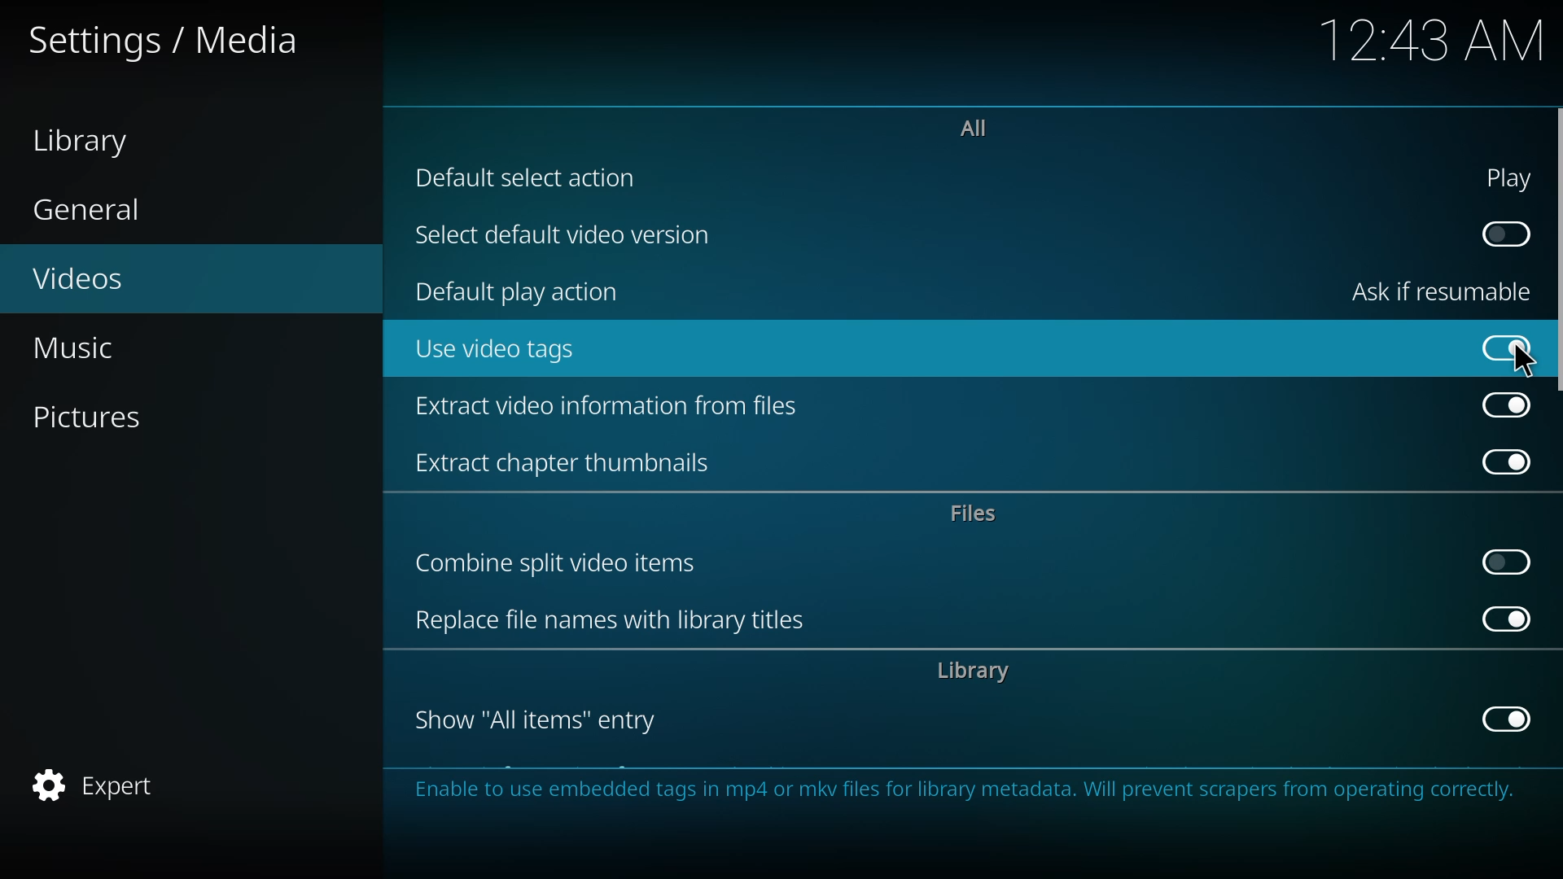  I want to click on enabled, so click(1506, 619).